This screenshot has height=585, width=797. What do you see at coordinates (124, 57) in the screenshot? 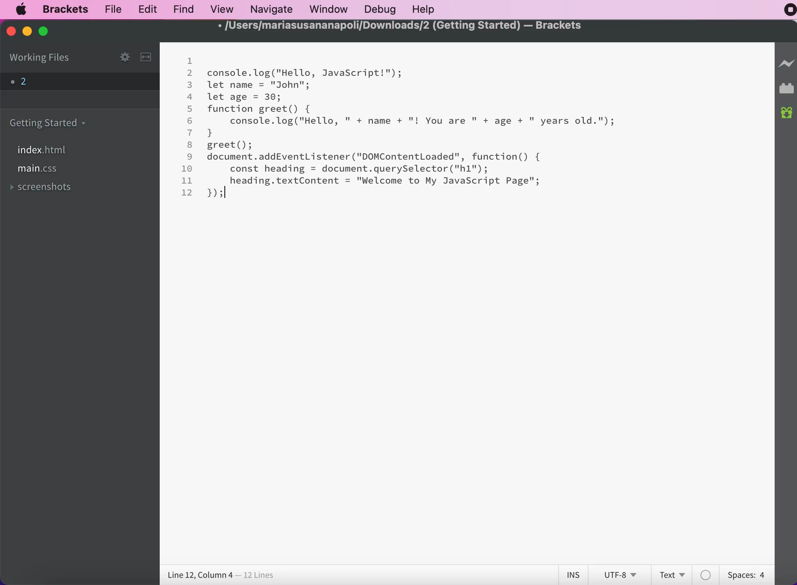
I see `configure working set` at bounding box center [124, 57].